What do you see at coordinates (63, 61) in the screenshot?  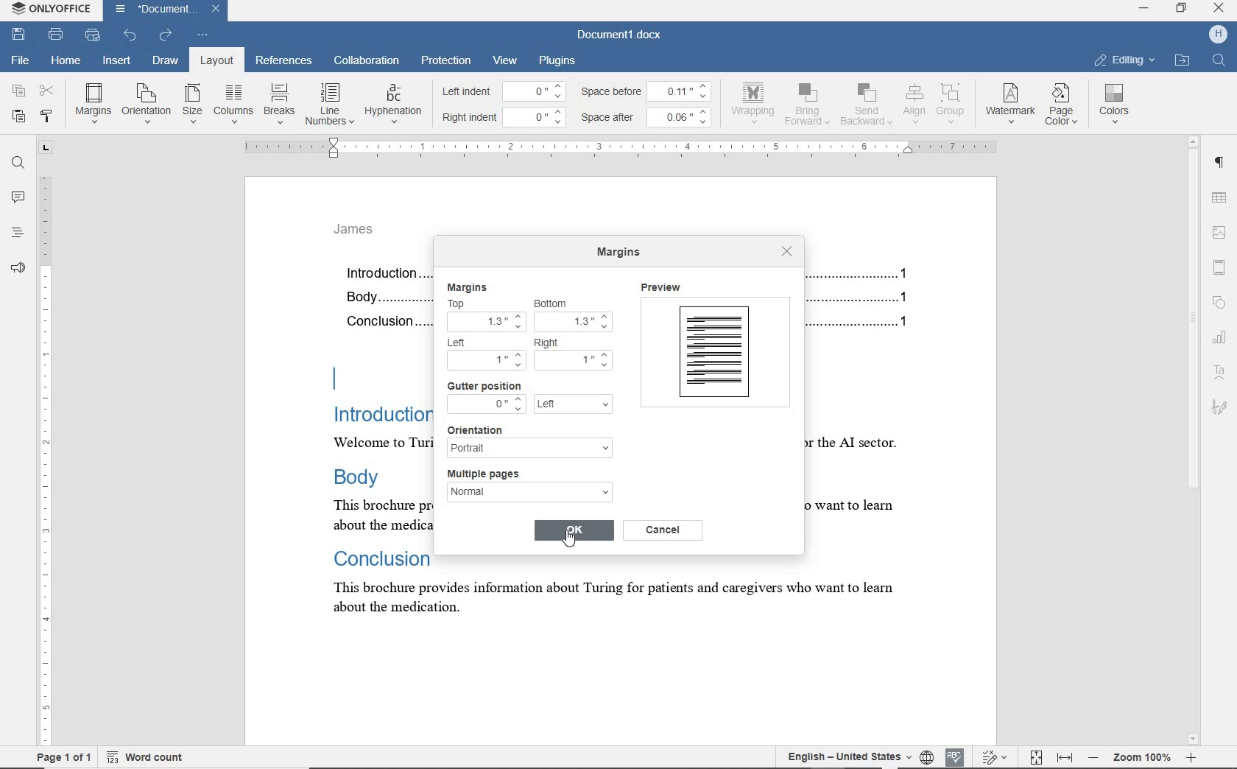 I see `home` at bounding box center [63, 61].